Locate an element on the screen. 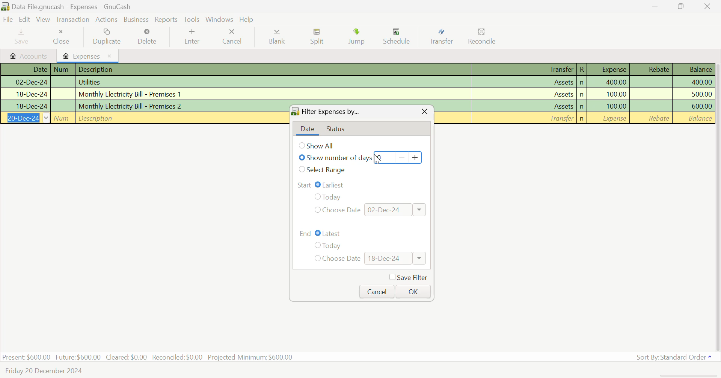  Choose Date: 02-Dec-24 is located at coordinates (369, 210).